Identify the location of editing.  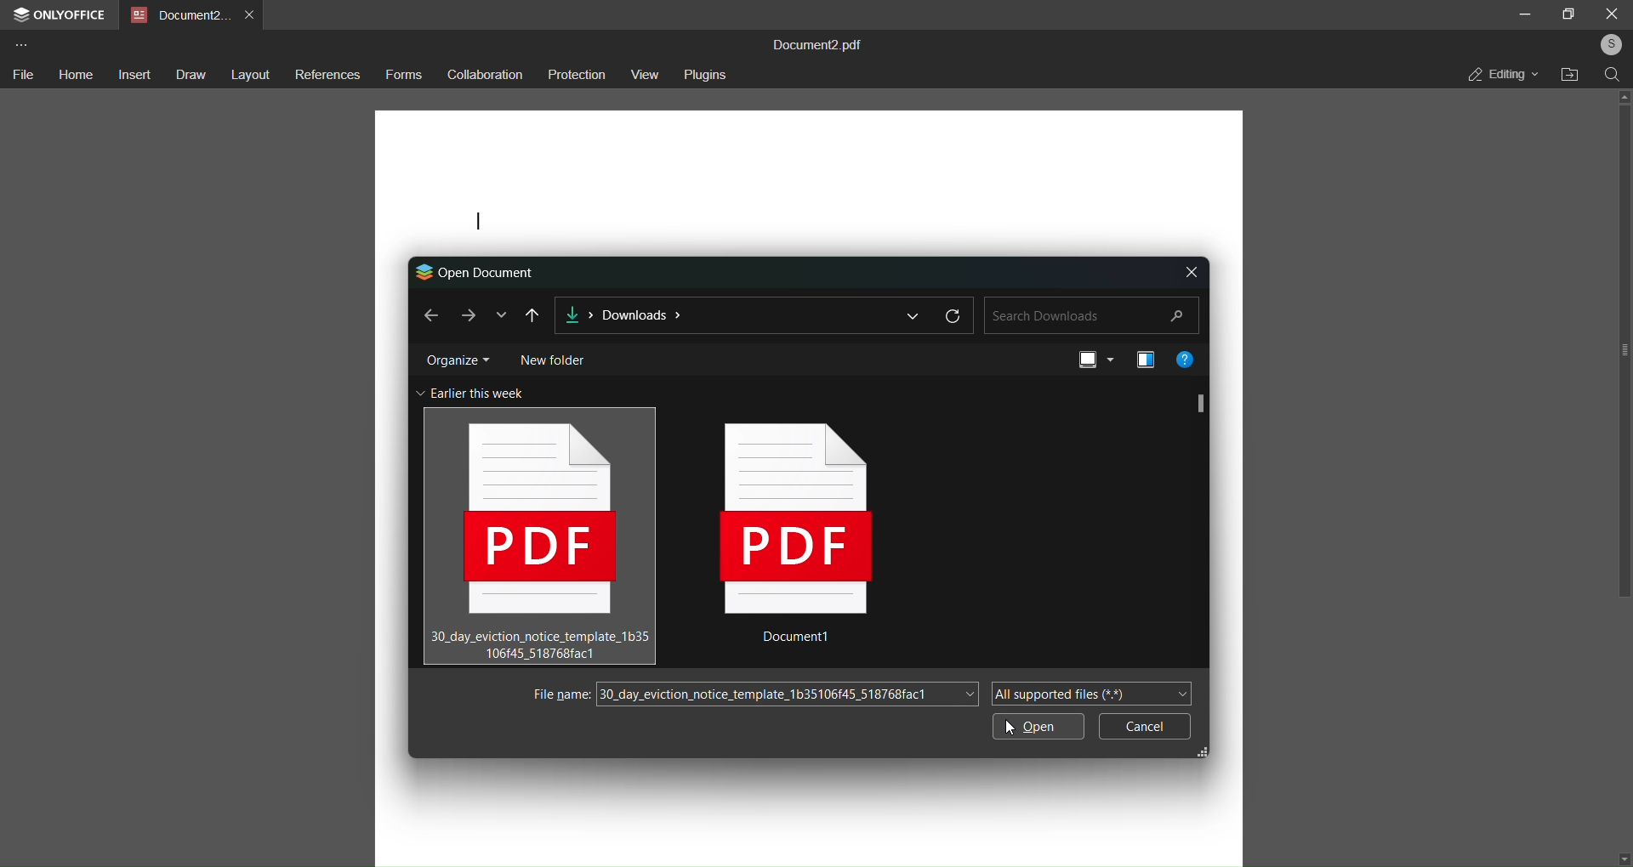
(1502, 74).